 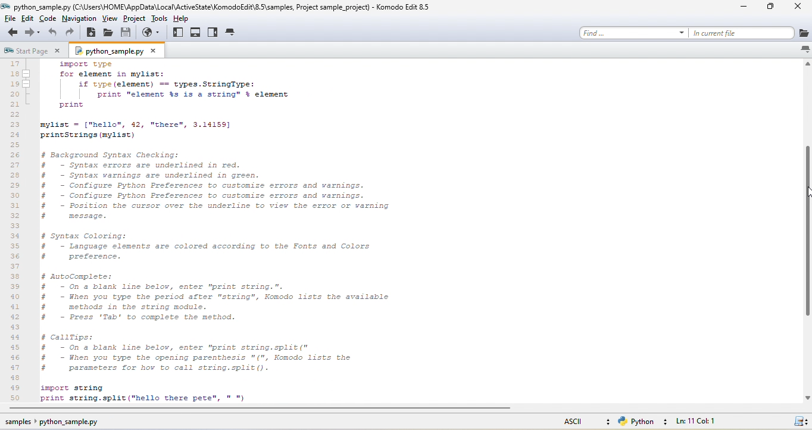 I want to click on tools, so click(x=160, y=18).